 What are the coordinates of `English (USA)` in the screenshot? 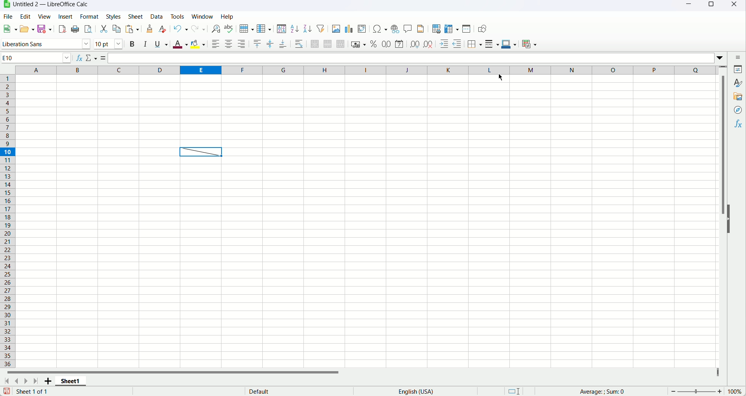 It's located at (420, 391).